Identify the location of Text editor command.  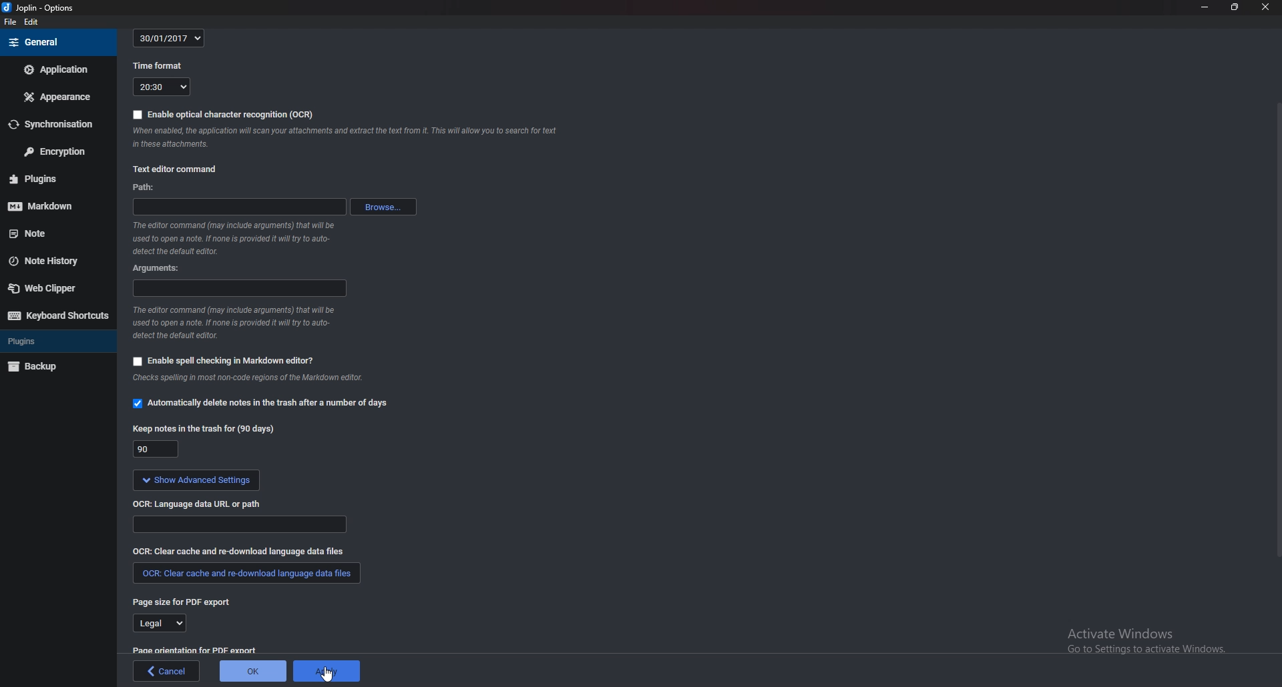
(176, 169).